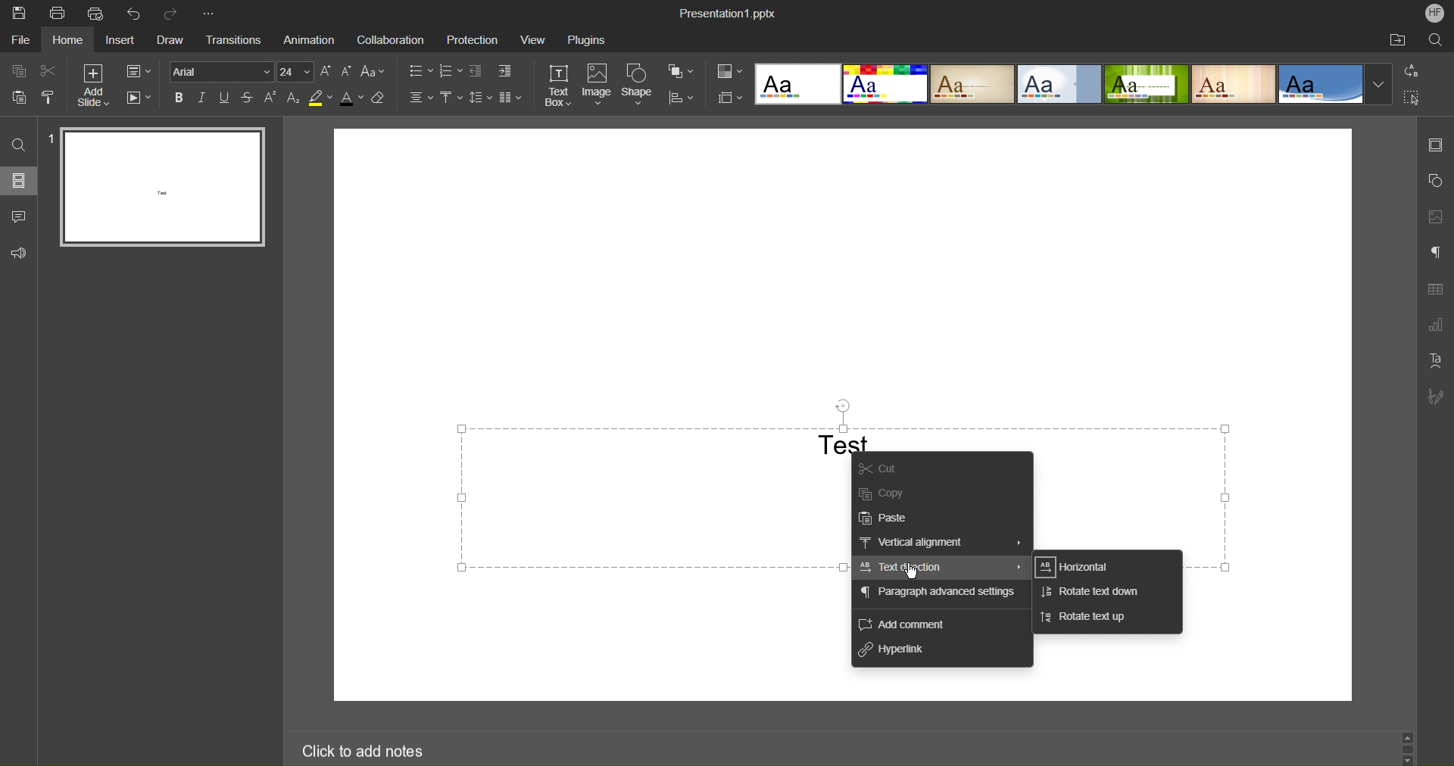  Describe the element at coordinates (391, 38) in the screenshot. I see `Collaboration` at that location.